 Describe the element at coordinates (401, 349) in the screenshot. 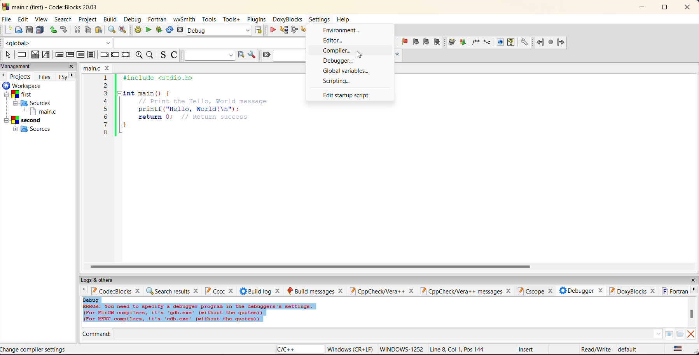

I see `'WINDOWS-1252` at that location.